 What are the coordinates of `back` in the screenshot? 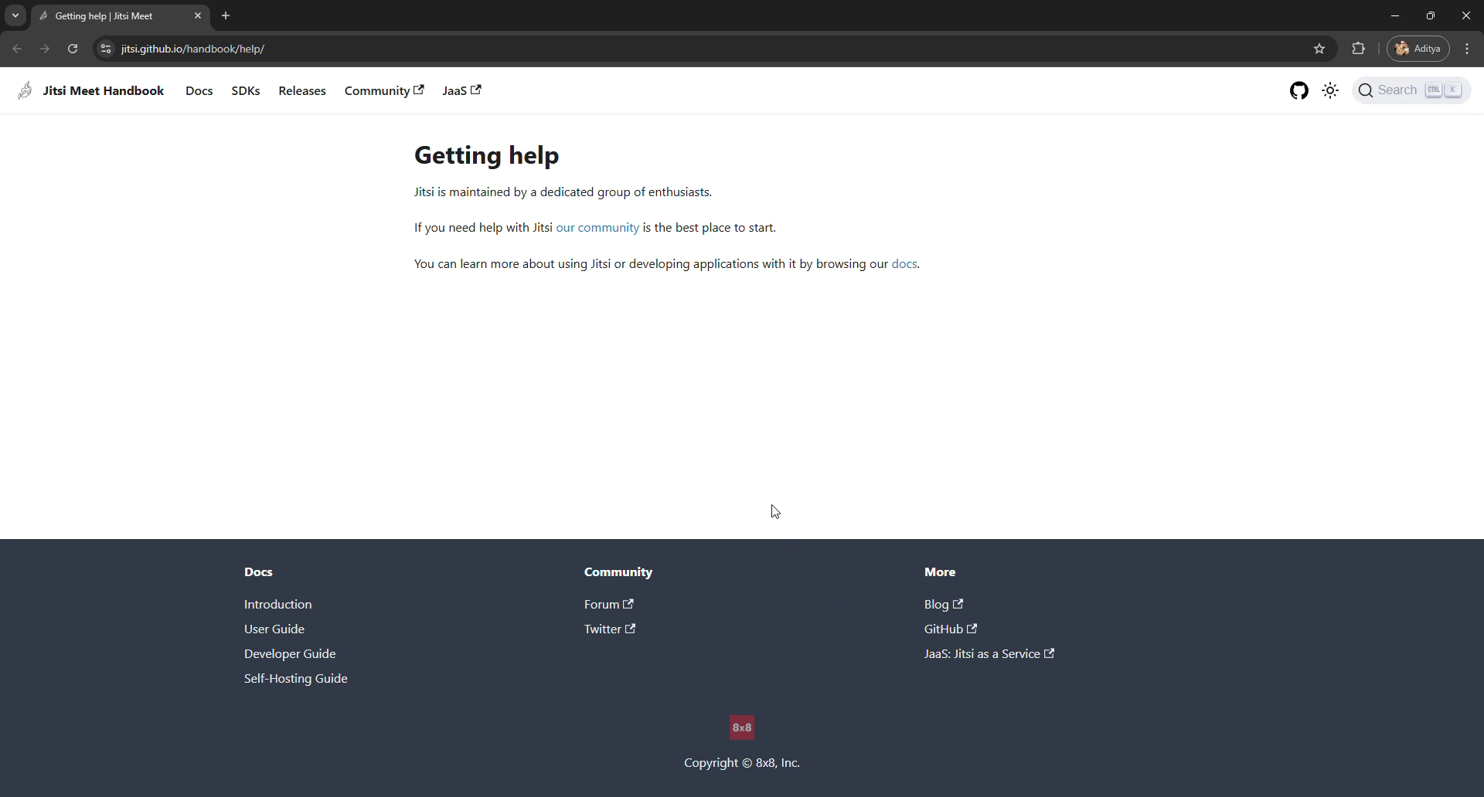 It's located at (19, 49).